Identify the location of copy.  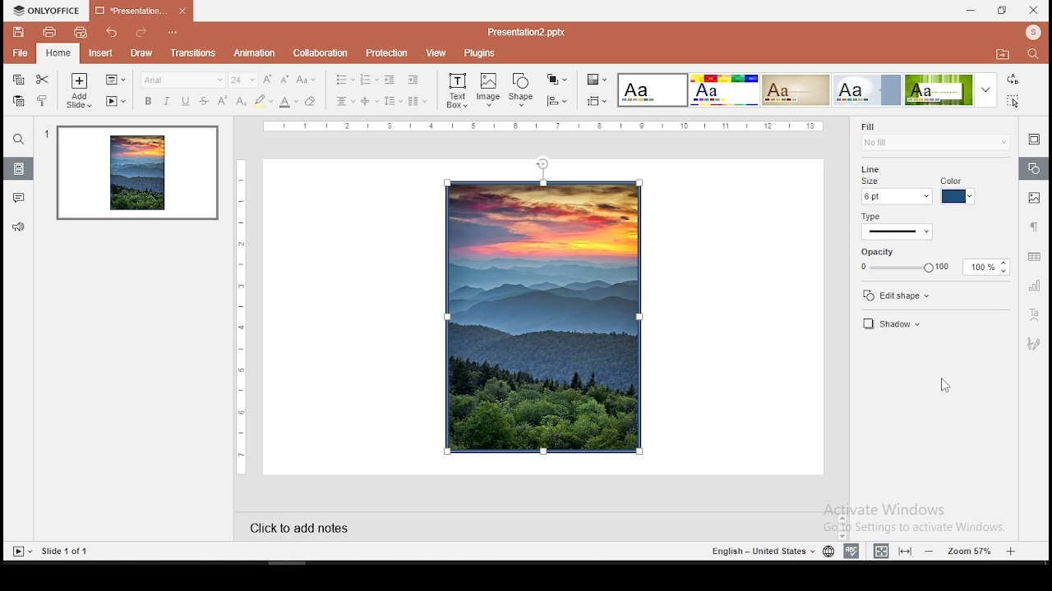
(16, 80).